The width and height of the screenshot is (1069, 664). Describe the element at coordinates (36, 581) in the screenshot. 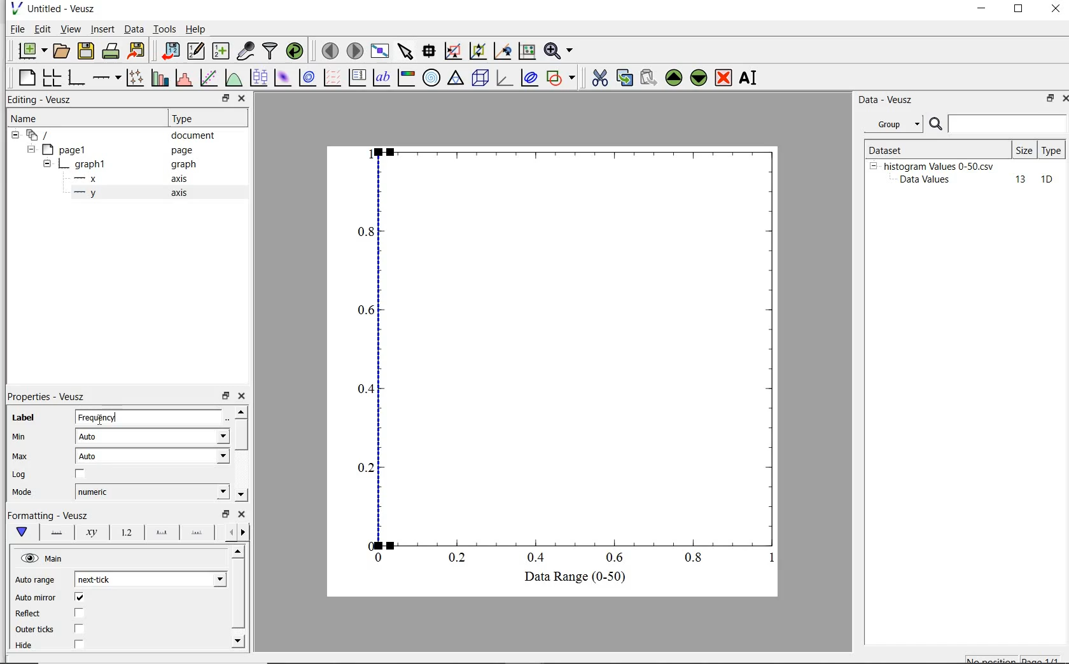

I see ` Auto range` at that location.